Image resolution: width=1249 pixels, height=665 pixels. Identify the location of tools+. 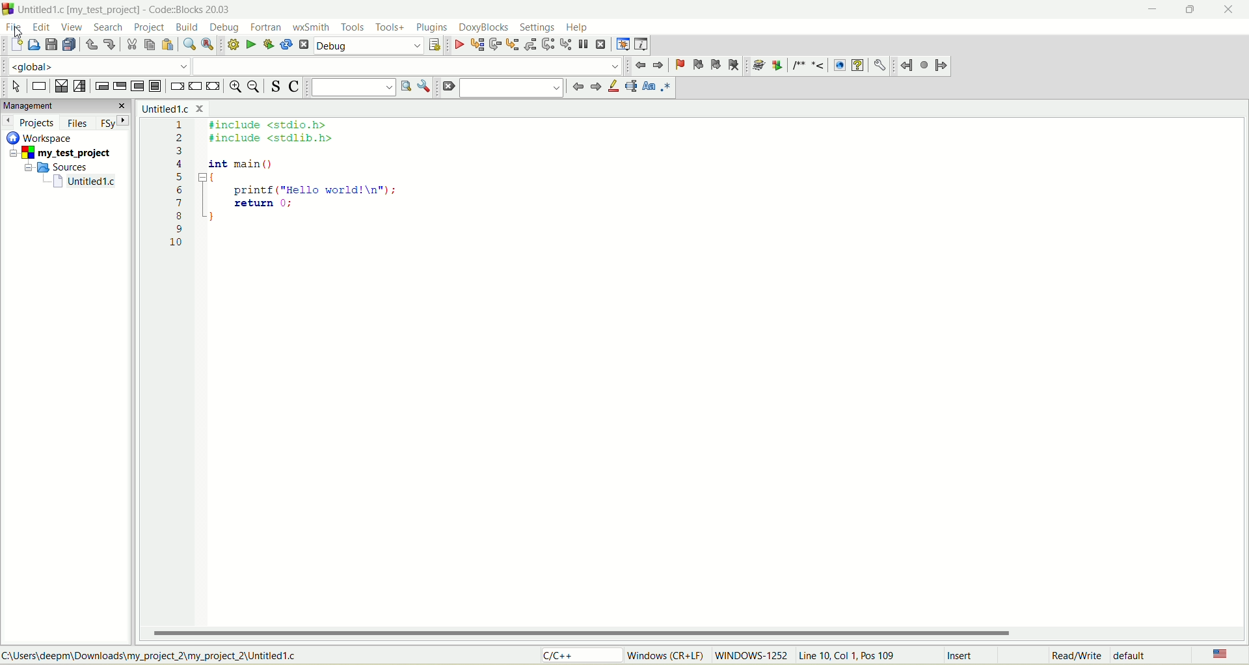
(390, 27).